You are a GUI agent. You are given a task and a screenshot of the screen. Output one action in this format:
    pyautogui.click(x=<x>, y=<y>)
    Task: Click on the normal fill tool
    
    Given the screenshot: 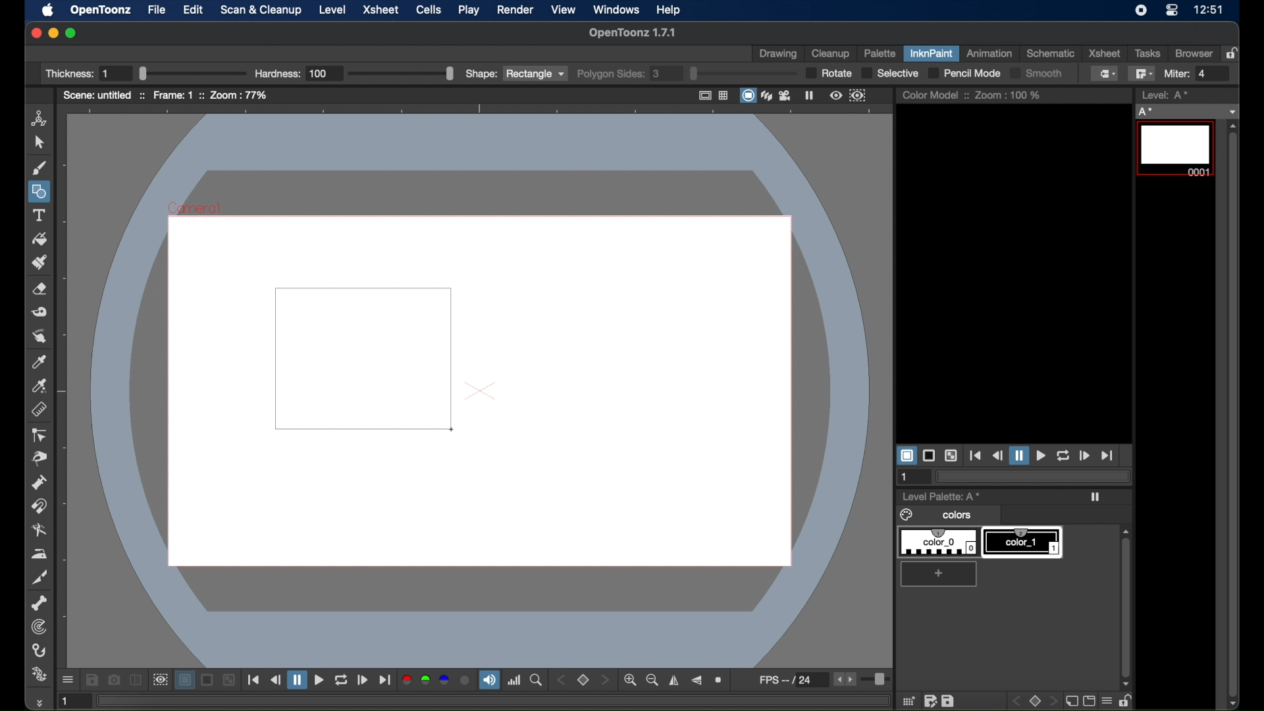 What is the action you would take?
    pyautogui.click(x=1106, y=74)
    